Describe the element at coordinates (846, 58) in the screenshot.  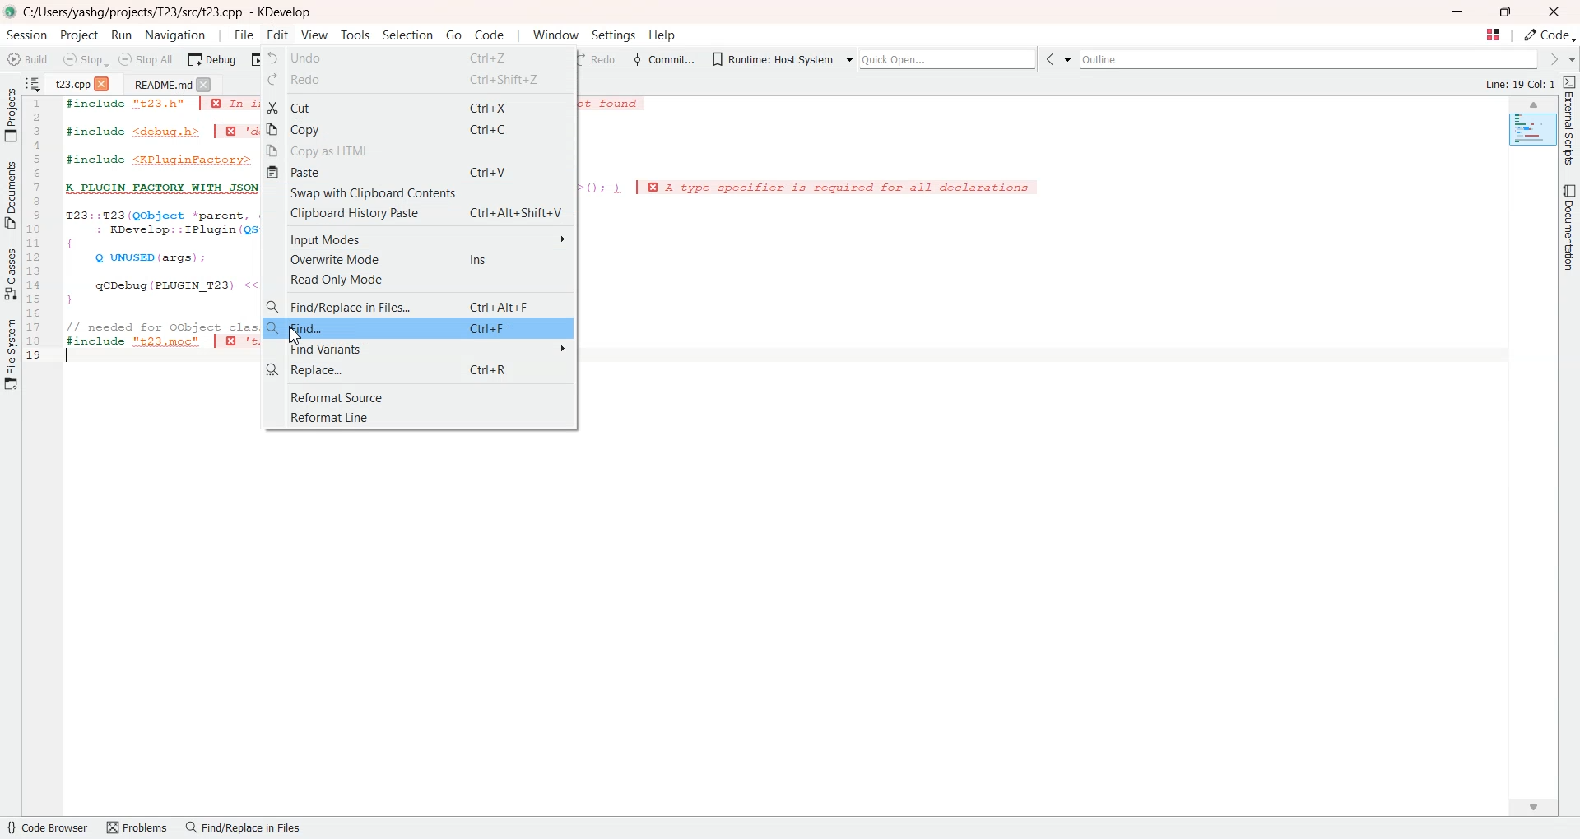
I see `Drop down box` at that location.